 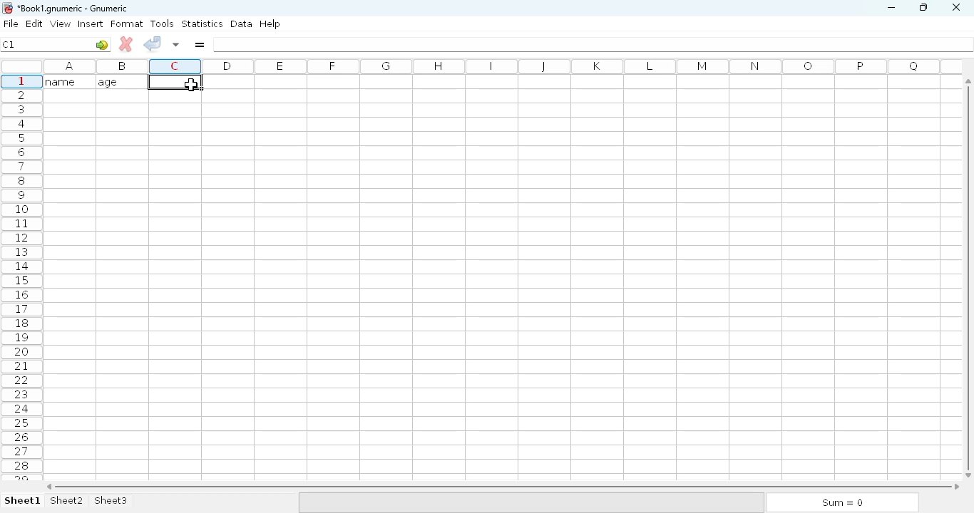 I want to click on edit, so click(x=35, y=24).